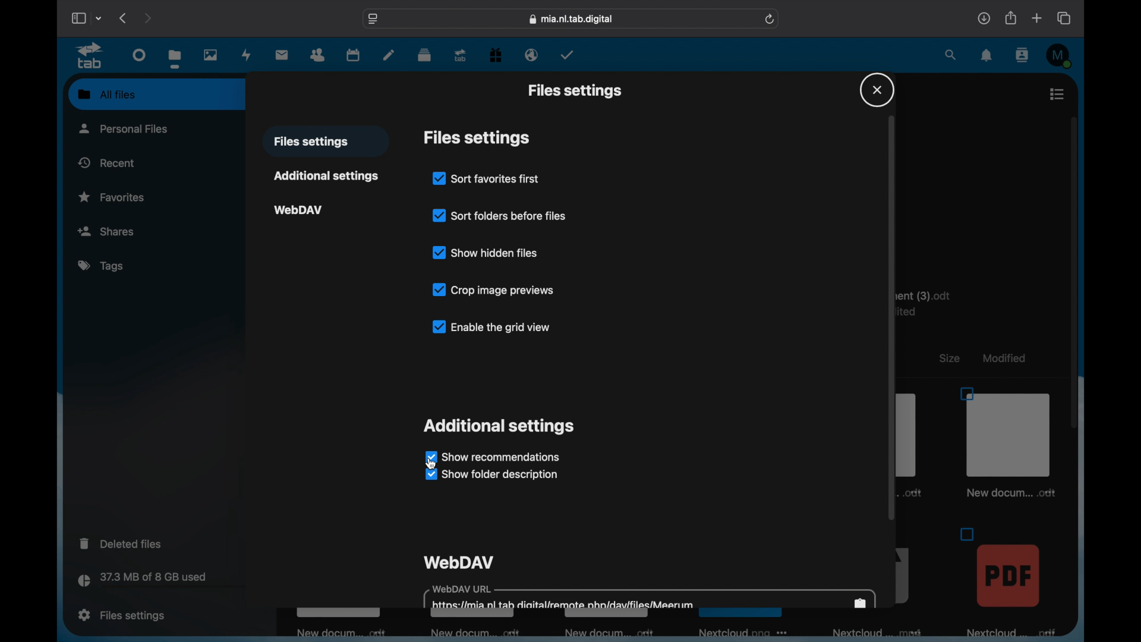 Image resolution: width=1141 pixels, height=642 pixels. I want to click on personal files, so click(125, 128).